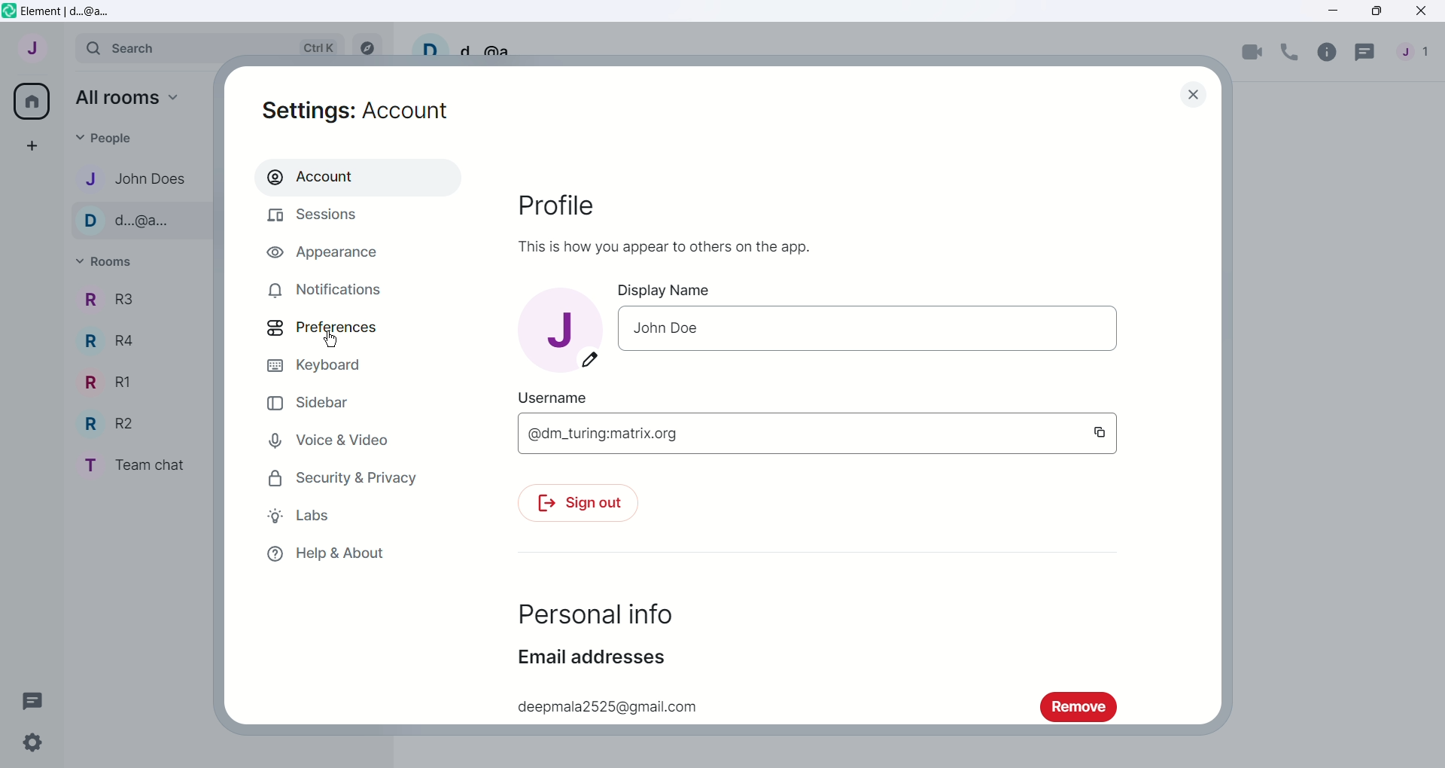 This screenshot has height=768, width=1445. What do you see at coordinates (332, 553) in the screenshot?
I see `Help and About` at bounding box center [332, 553].